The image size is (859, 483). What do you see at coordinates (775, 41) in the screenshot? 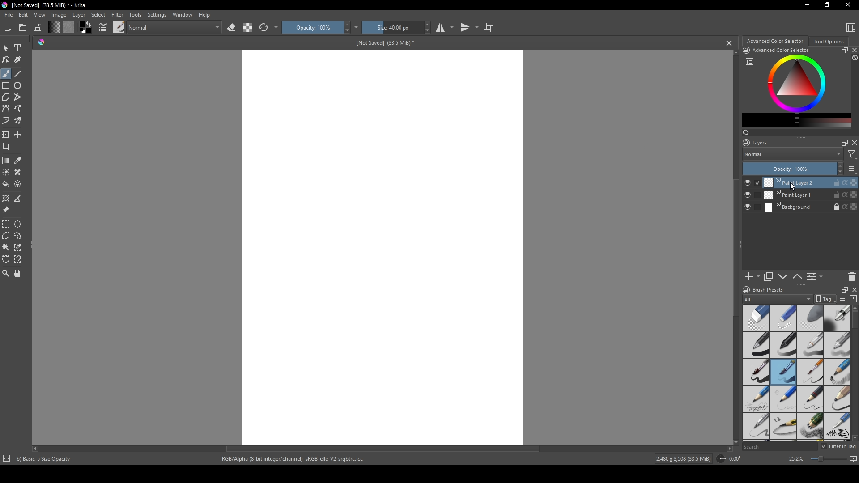
I see `Advanced color selector` at bounding box center [775, 41].